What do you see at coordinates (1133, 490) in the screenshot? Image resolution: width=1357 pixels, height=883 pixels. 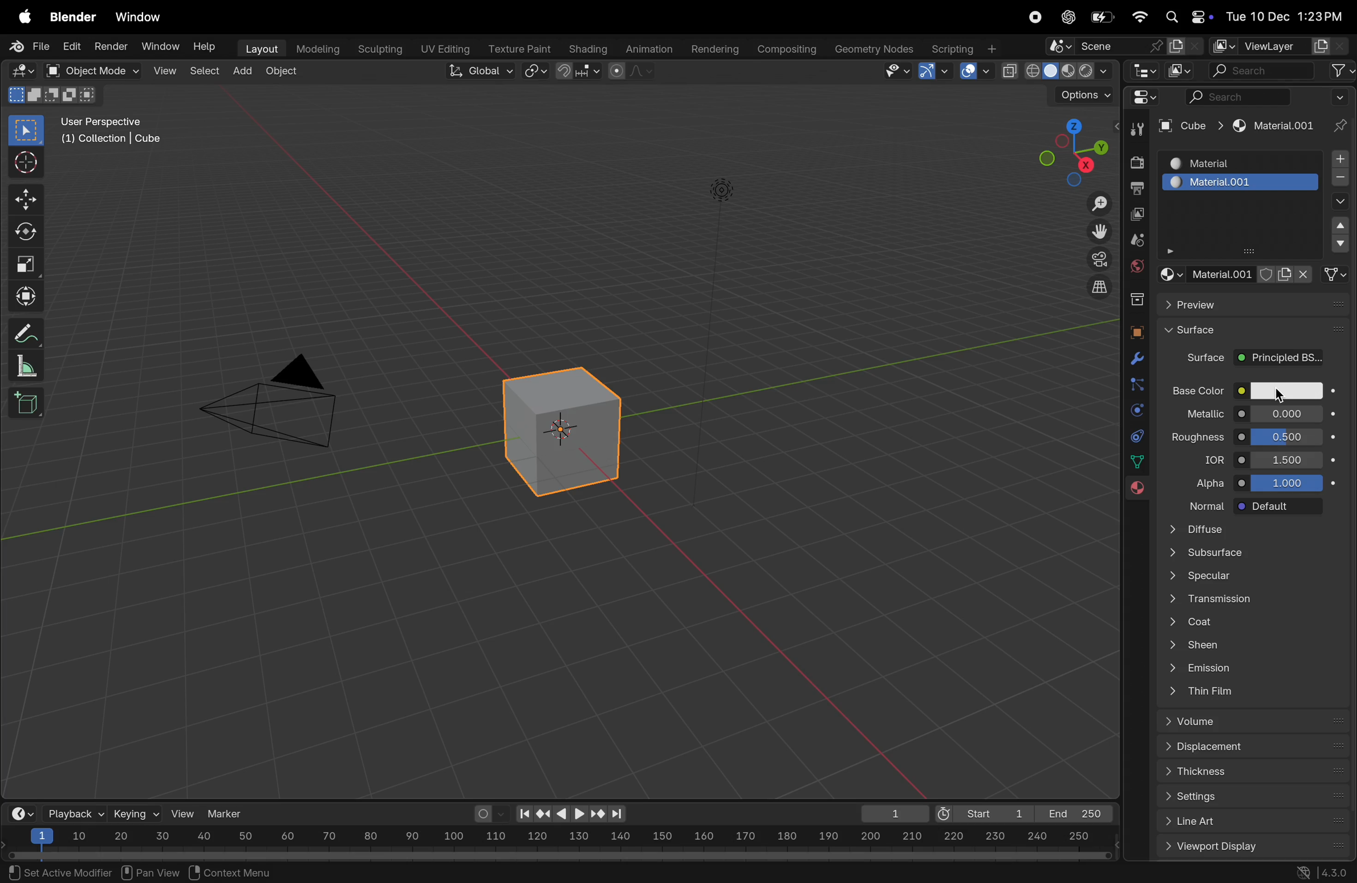 I see `material` at bounding box center [1133, 490].